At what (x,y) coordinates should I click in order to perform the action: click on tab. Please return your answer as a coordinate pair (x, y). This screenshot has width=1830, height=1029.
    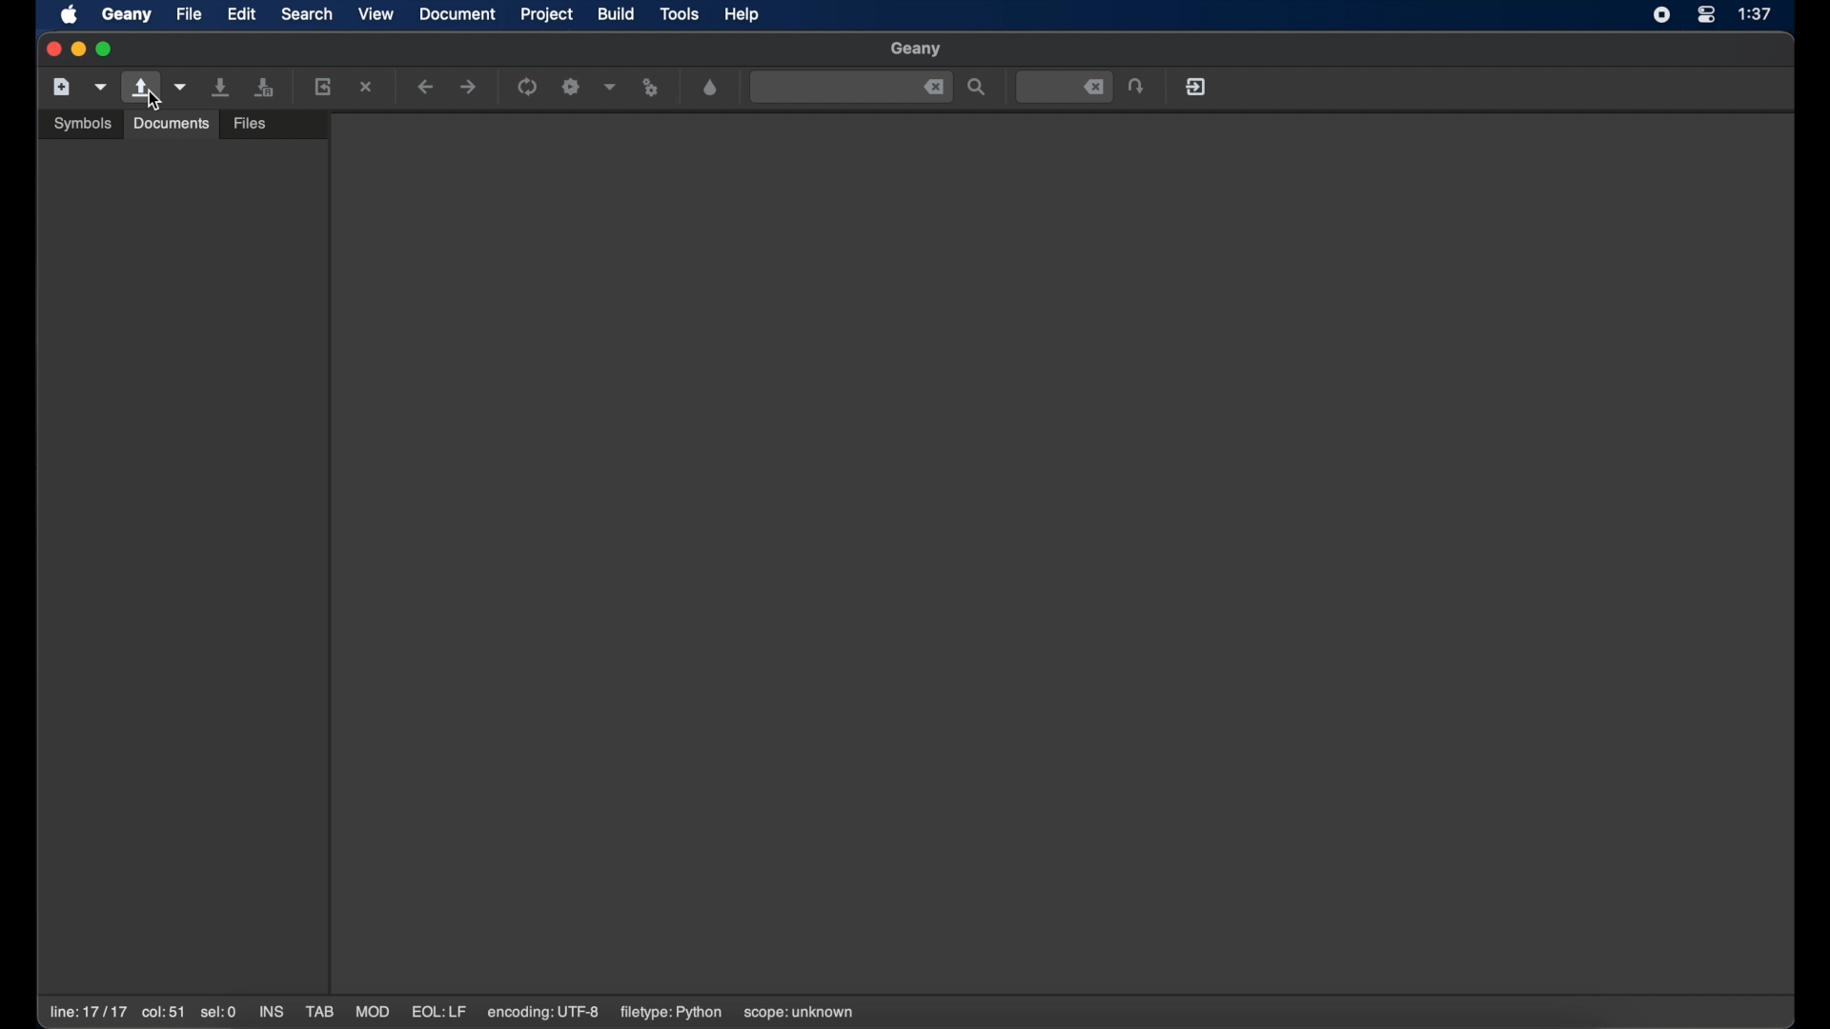
    Looking at the image, I should click on (320, 1012).